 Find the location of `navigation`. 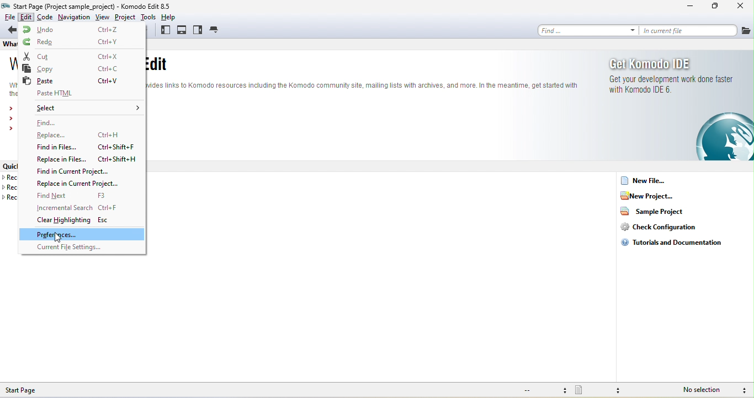

navigation is located at coordinates (74, 17).